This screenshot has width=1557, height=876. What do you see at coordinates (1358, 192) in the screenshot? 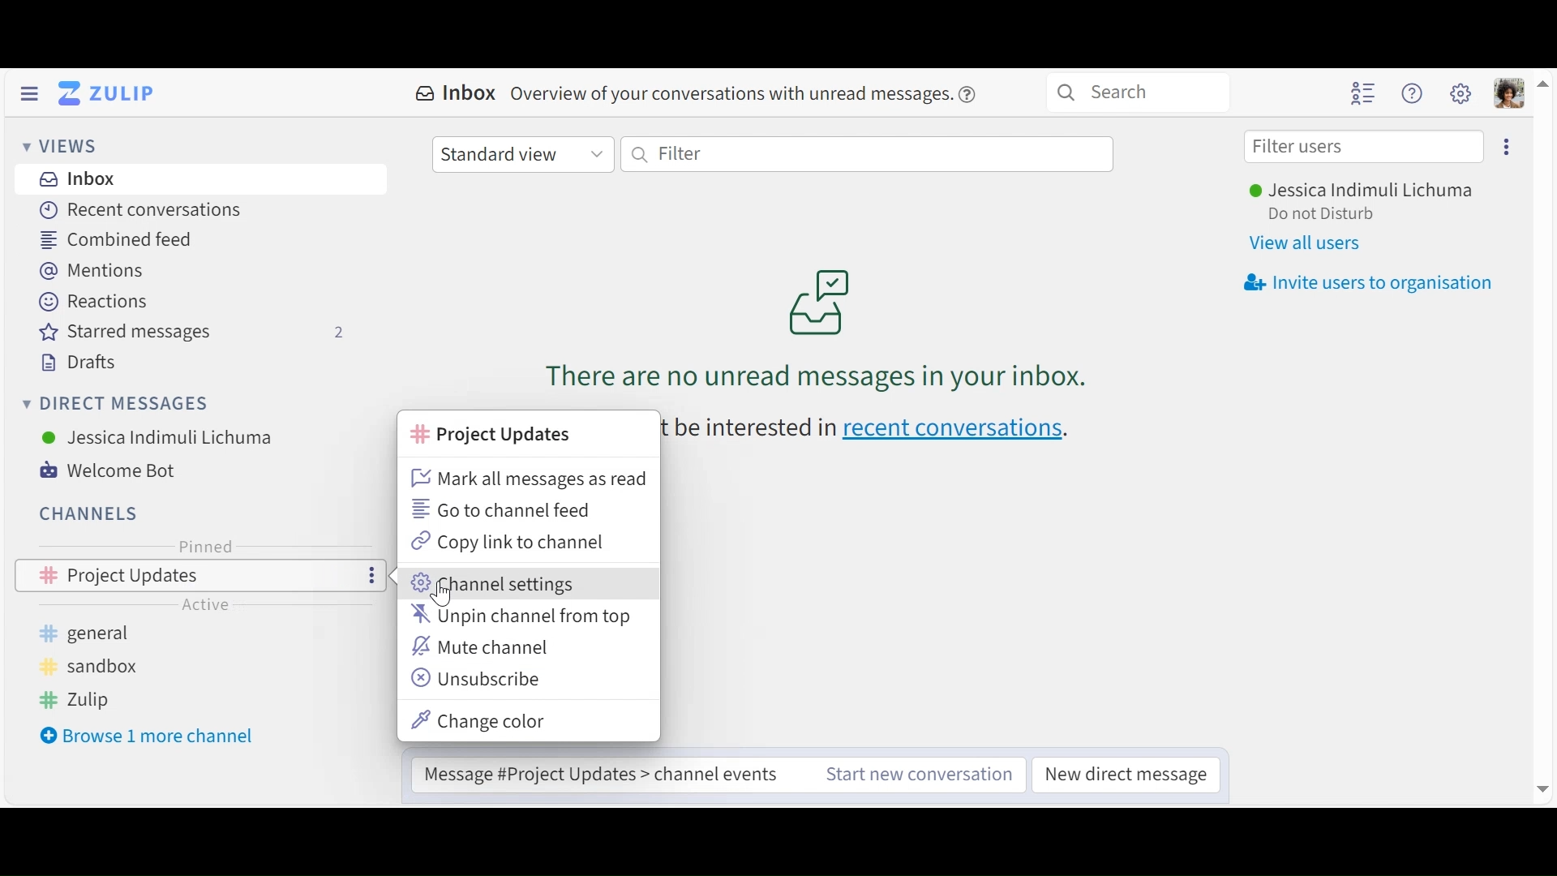
I see `Username` at bounding box center [1358, 192].